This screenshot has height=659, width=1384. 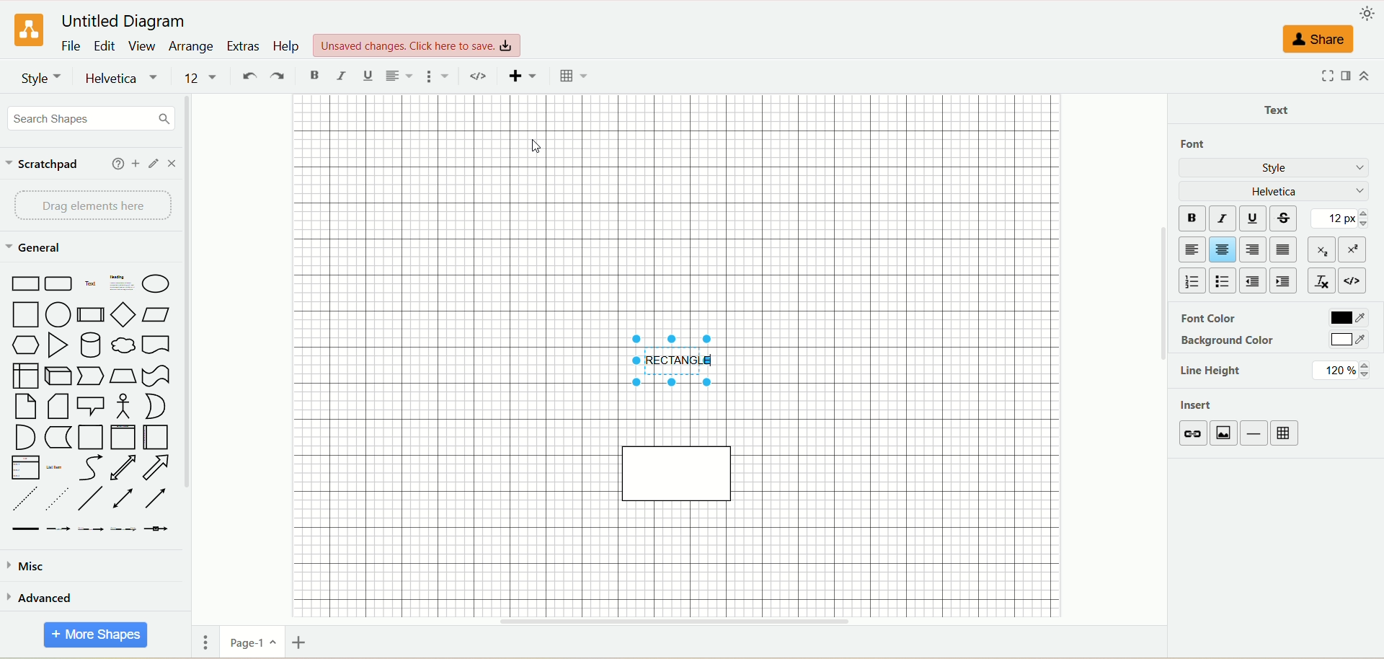 What do you see at coordinates (1359, 280) in the screenshot?
I see `HTML` at bounding box center [1359, 280].